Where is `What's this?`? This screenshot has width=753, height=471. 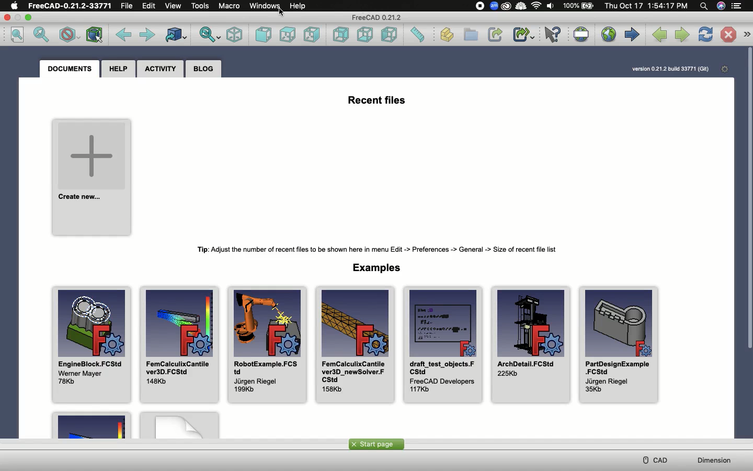 What's this? is located at coordinates (553, 35).